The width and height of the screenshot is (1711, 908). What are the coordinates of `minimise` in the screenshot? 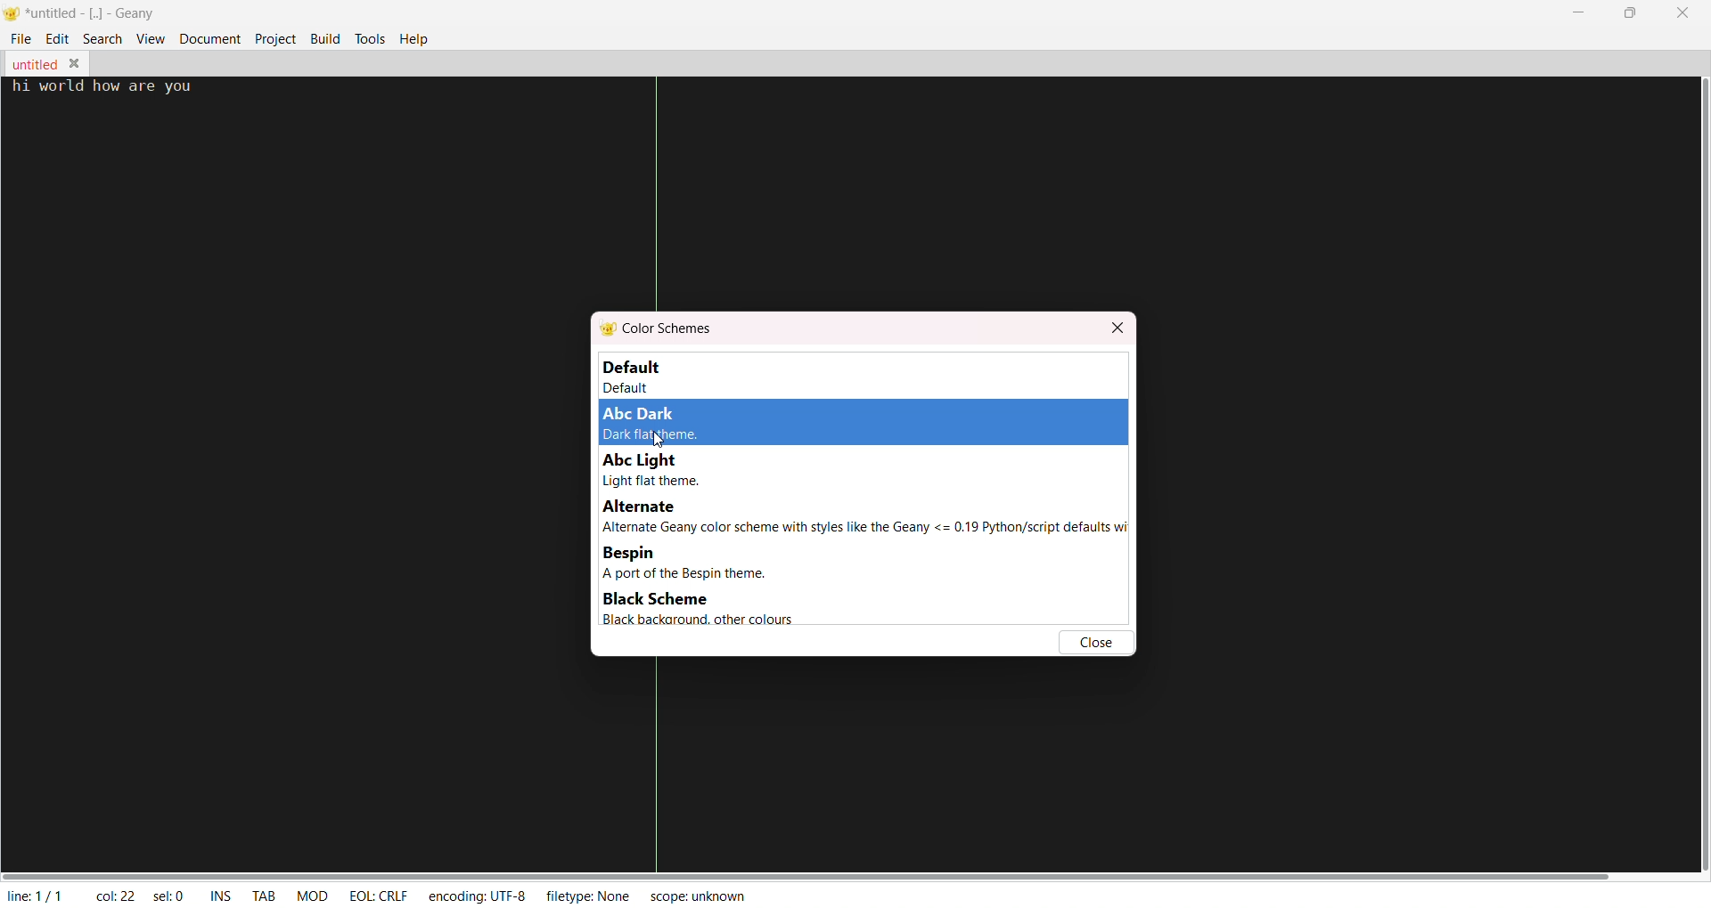 It's located at (1582, 14).